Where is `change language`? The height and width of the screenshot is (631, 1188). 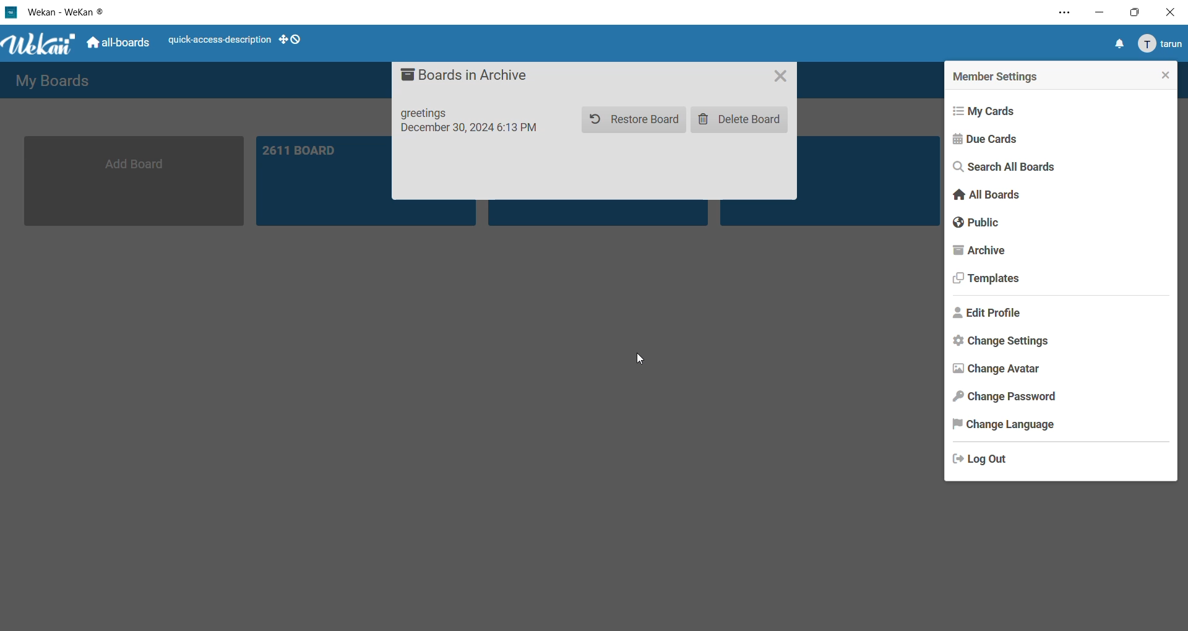
change language is located at coordinates (1009, 424).